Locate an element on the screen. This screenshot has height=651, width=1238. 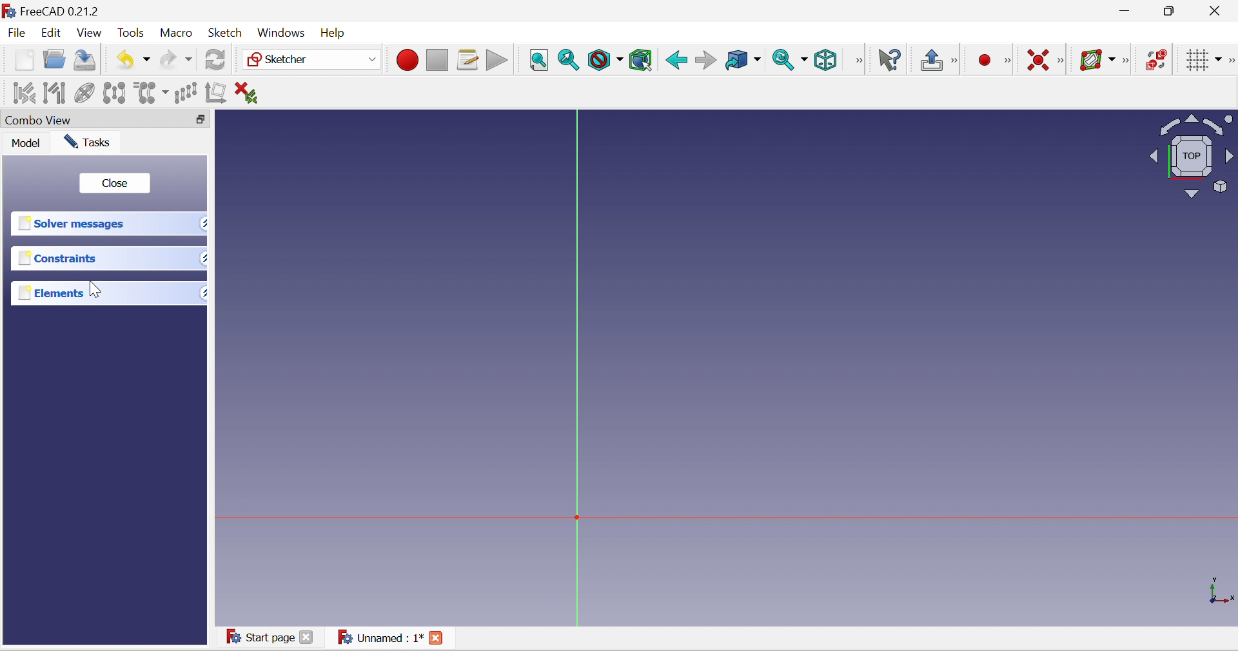
Back is located at coordinates (675, 61).